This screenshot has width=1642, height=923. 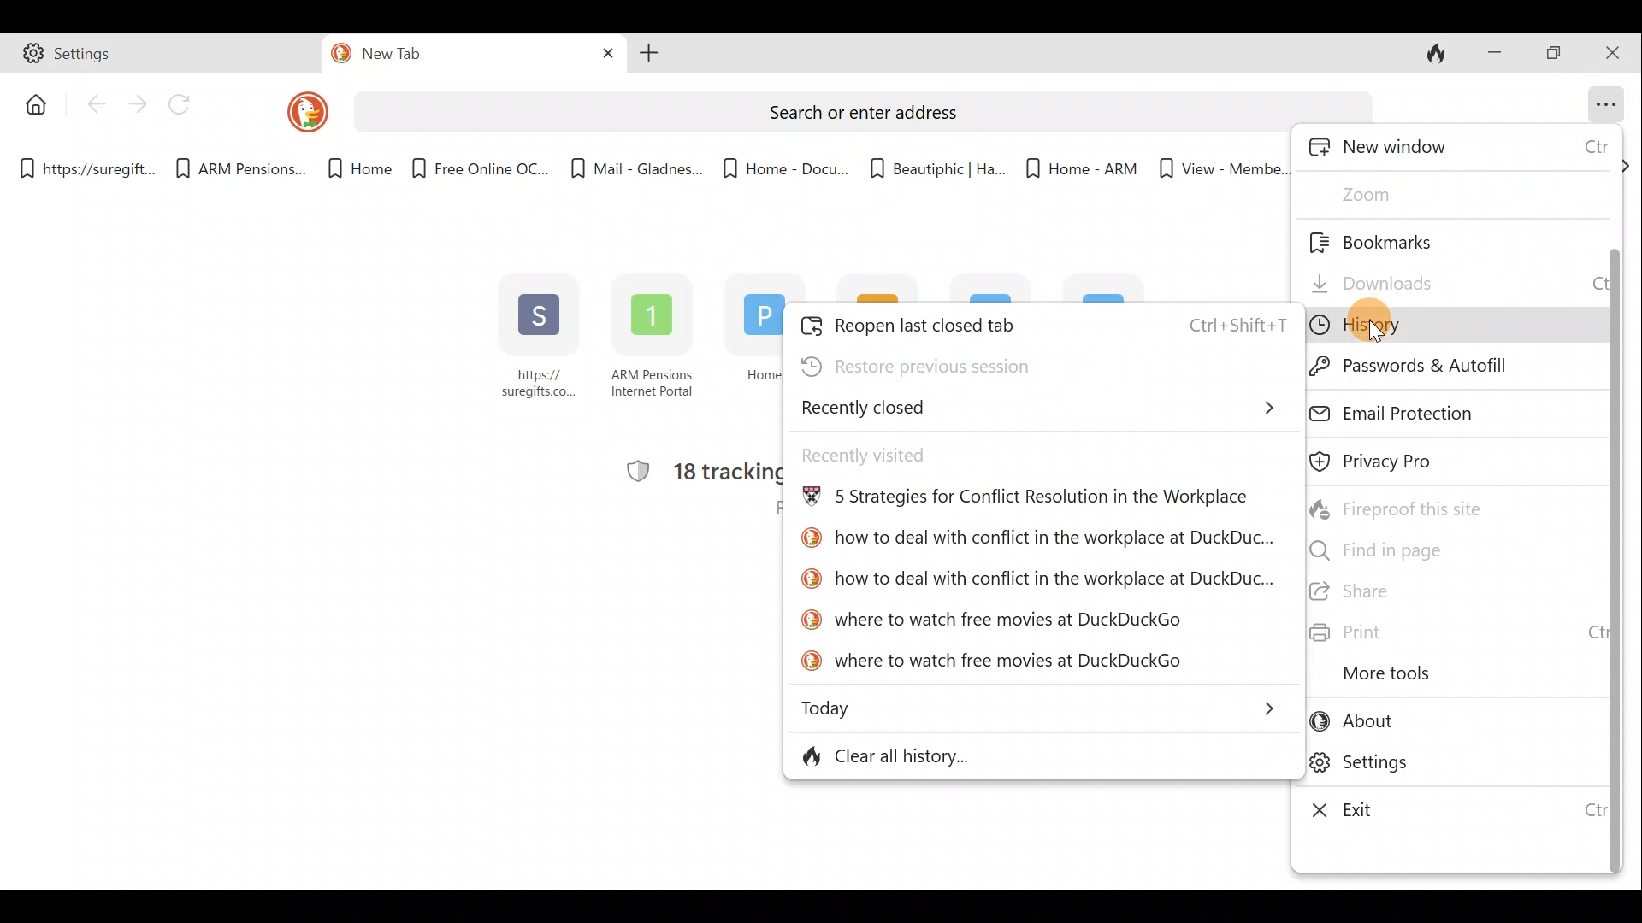 What do you see at coordinates (995, 616) in the screenshot?
I see `where to watch free movies at DuckDuckGo` at bounding box center [995, 616].